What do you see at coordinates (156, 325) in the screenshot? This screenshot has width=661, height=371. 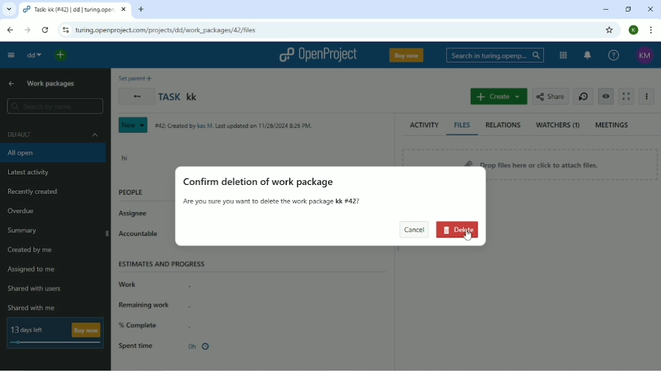 I see `% Complete` at bounding box center [156, 325].